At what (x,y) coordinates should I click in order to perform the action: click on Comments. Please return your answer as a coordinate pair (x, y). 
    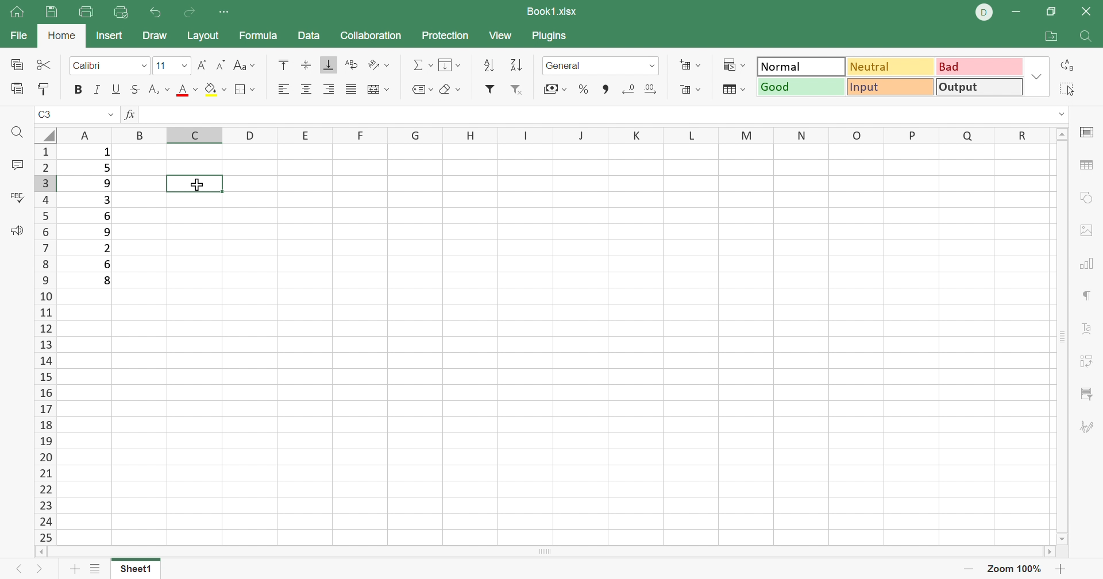
    Looking at the image, I should click on (17, 163).